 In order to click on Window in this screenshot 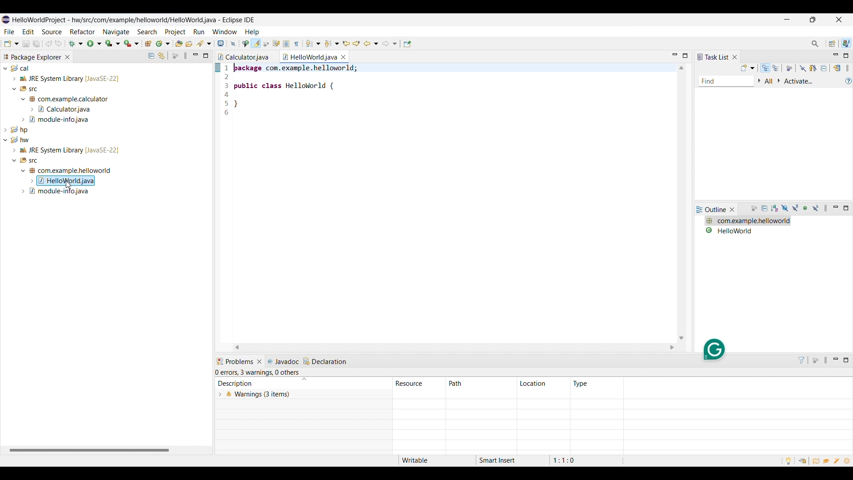, I will do `click(225, 32)`.